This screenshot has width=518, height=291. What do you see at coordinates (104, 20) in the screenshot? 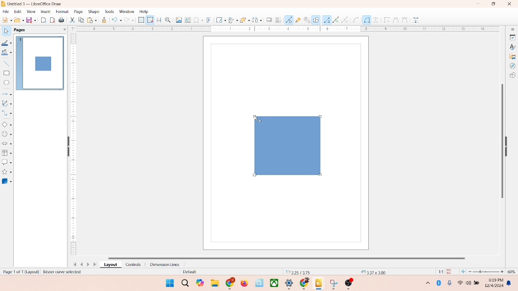
I see `clone formatting` at bounding box center [104, 20].